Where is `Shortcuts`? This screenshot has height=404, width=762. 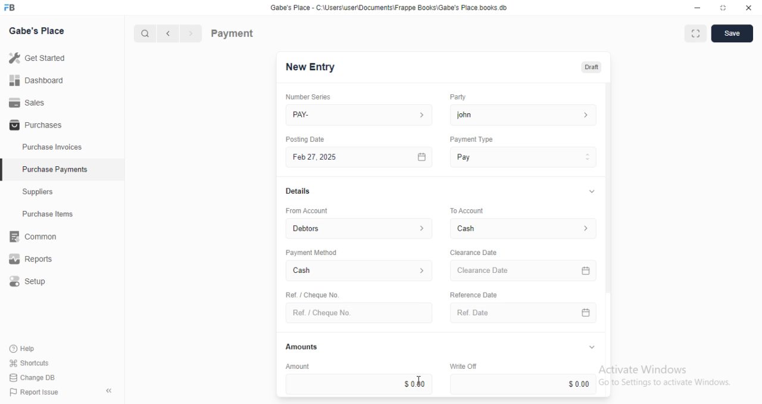
Shortcuts is located at coordinates (28, 363).